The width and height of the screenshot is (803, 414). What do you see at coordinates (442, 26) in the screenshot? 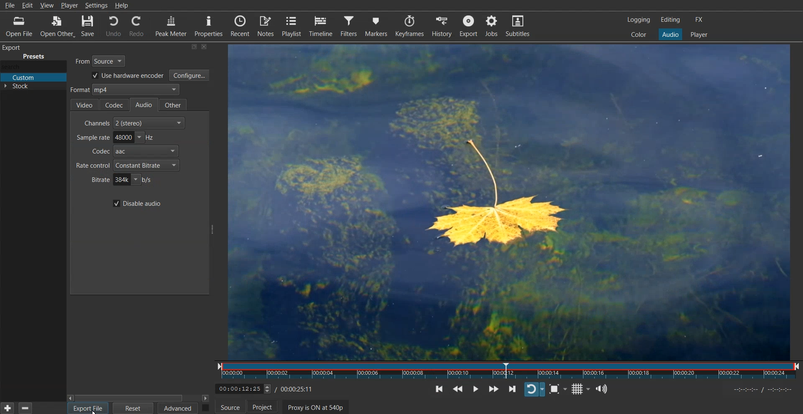
I see `History` at bounding box center [442, 26].